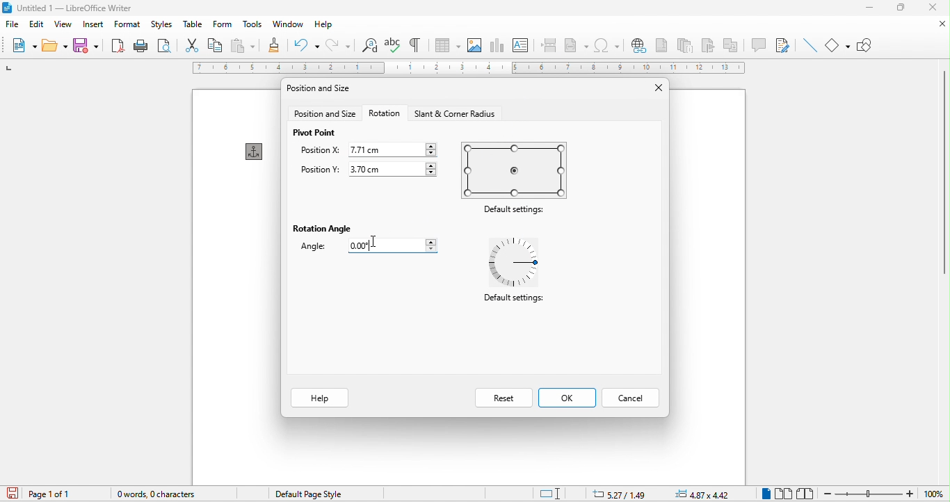 This screenshot has width=950, height=502. I want to click on close, so click(652, 87).